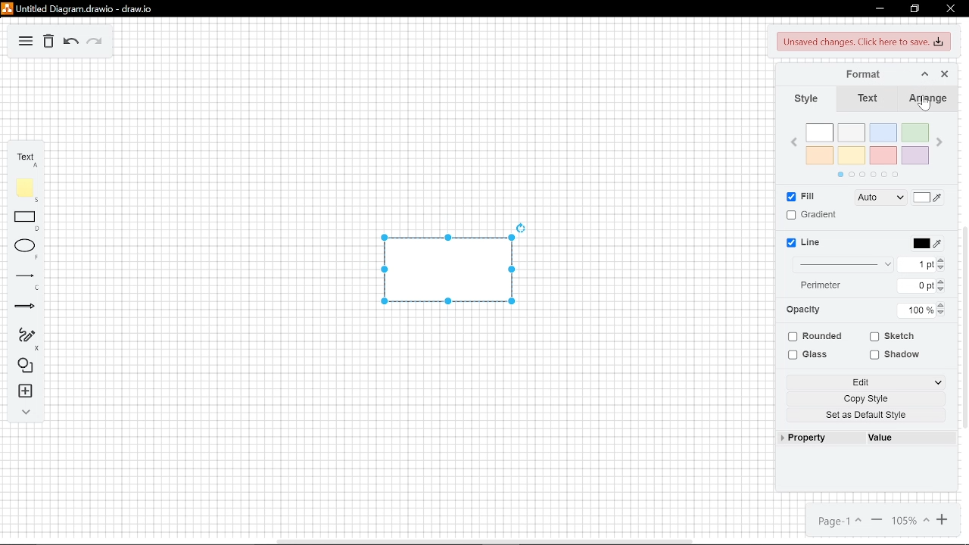  Describe the element at coordinates (868, 399) in the screenshot. I see `copy style` at that location.